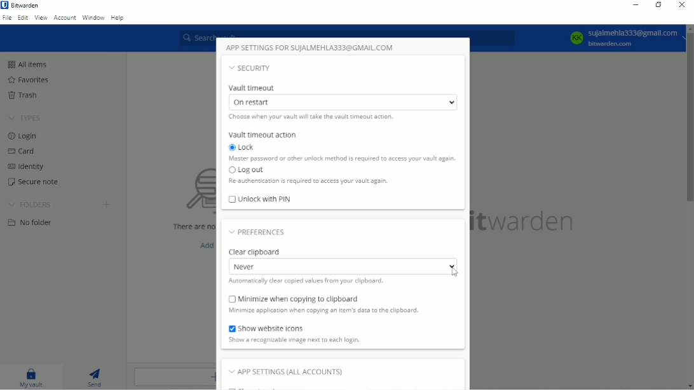 This screenshot has height=390, width=694. What do you see at coordinates (31, 204) in the screenshot?
I see `Folders` at bounding box center [31, 204].